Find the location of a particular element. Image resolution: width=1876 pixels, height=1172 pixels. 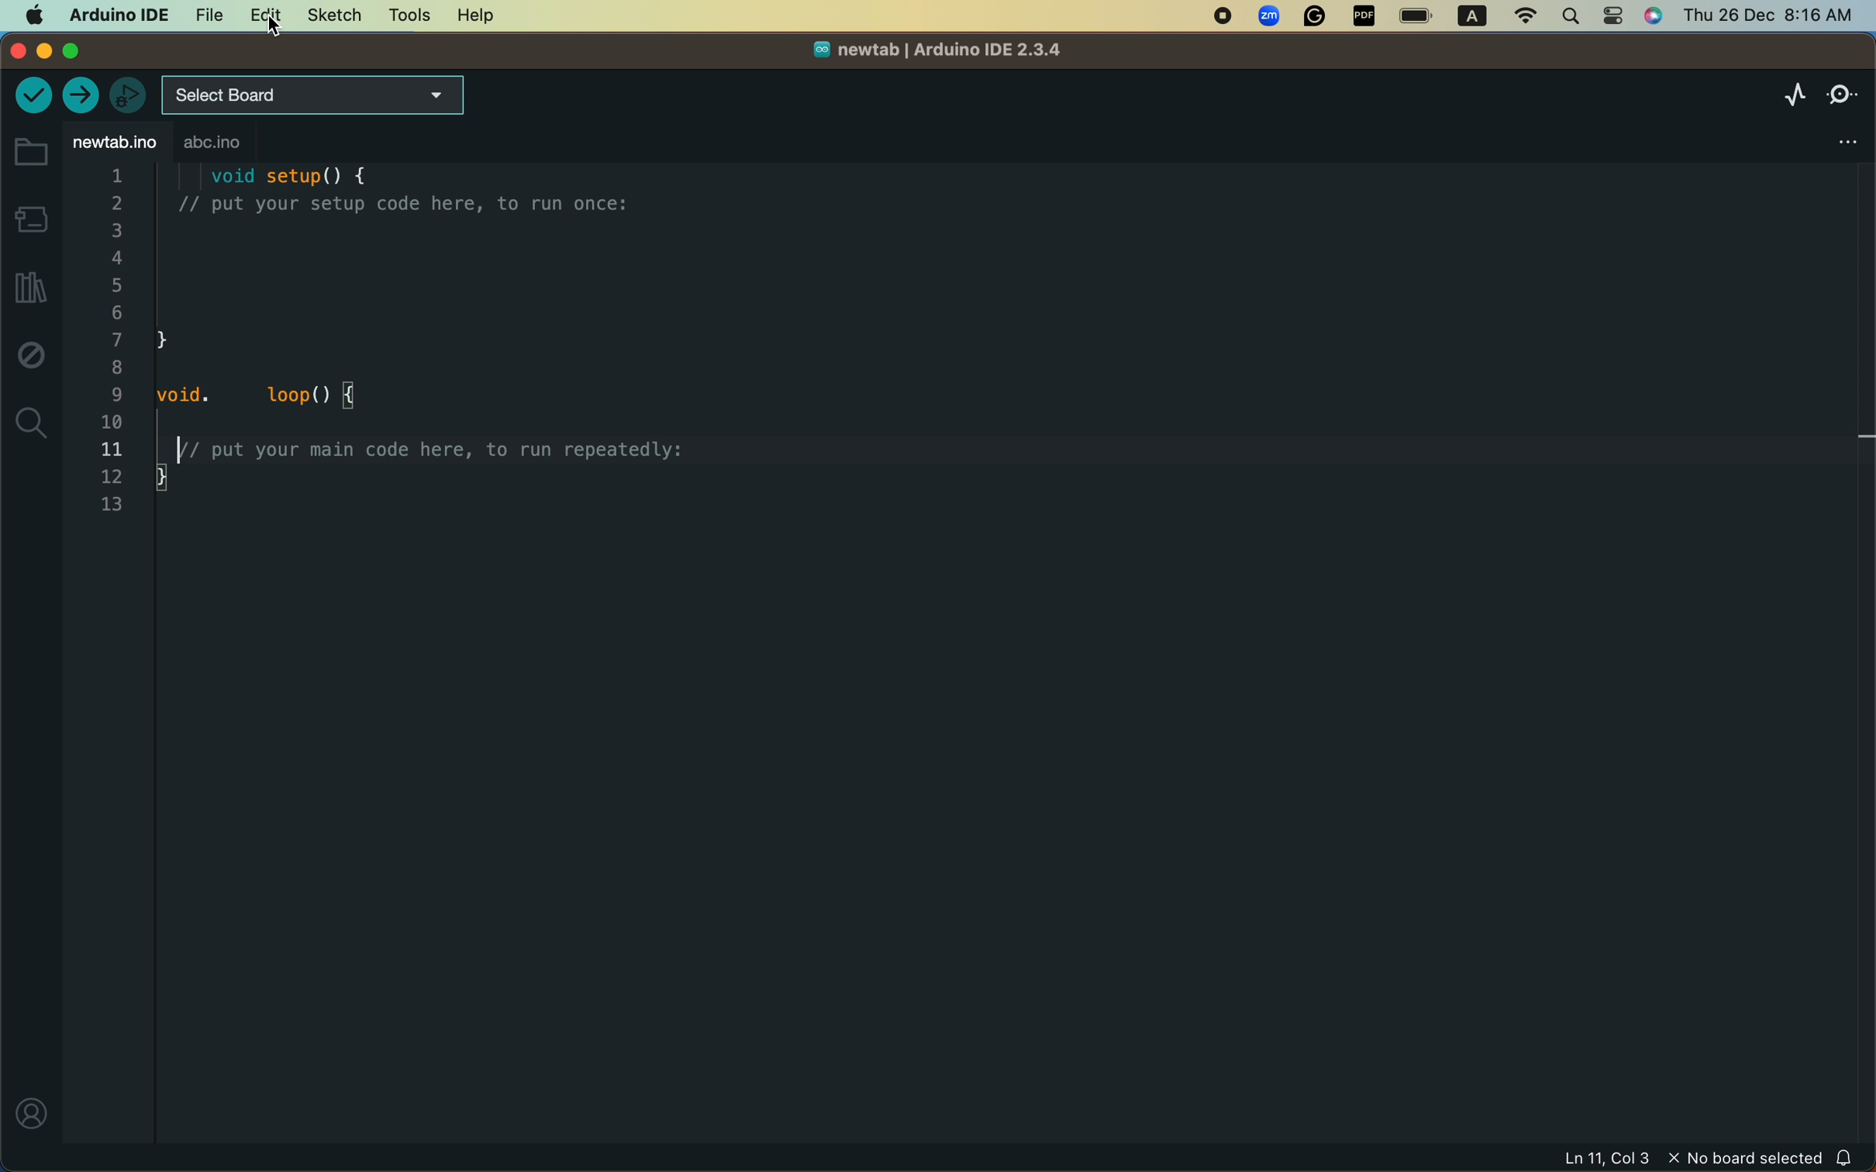

wifi is located at coordinates (1519, 16).